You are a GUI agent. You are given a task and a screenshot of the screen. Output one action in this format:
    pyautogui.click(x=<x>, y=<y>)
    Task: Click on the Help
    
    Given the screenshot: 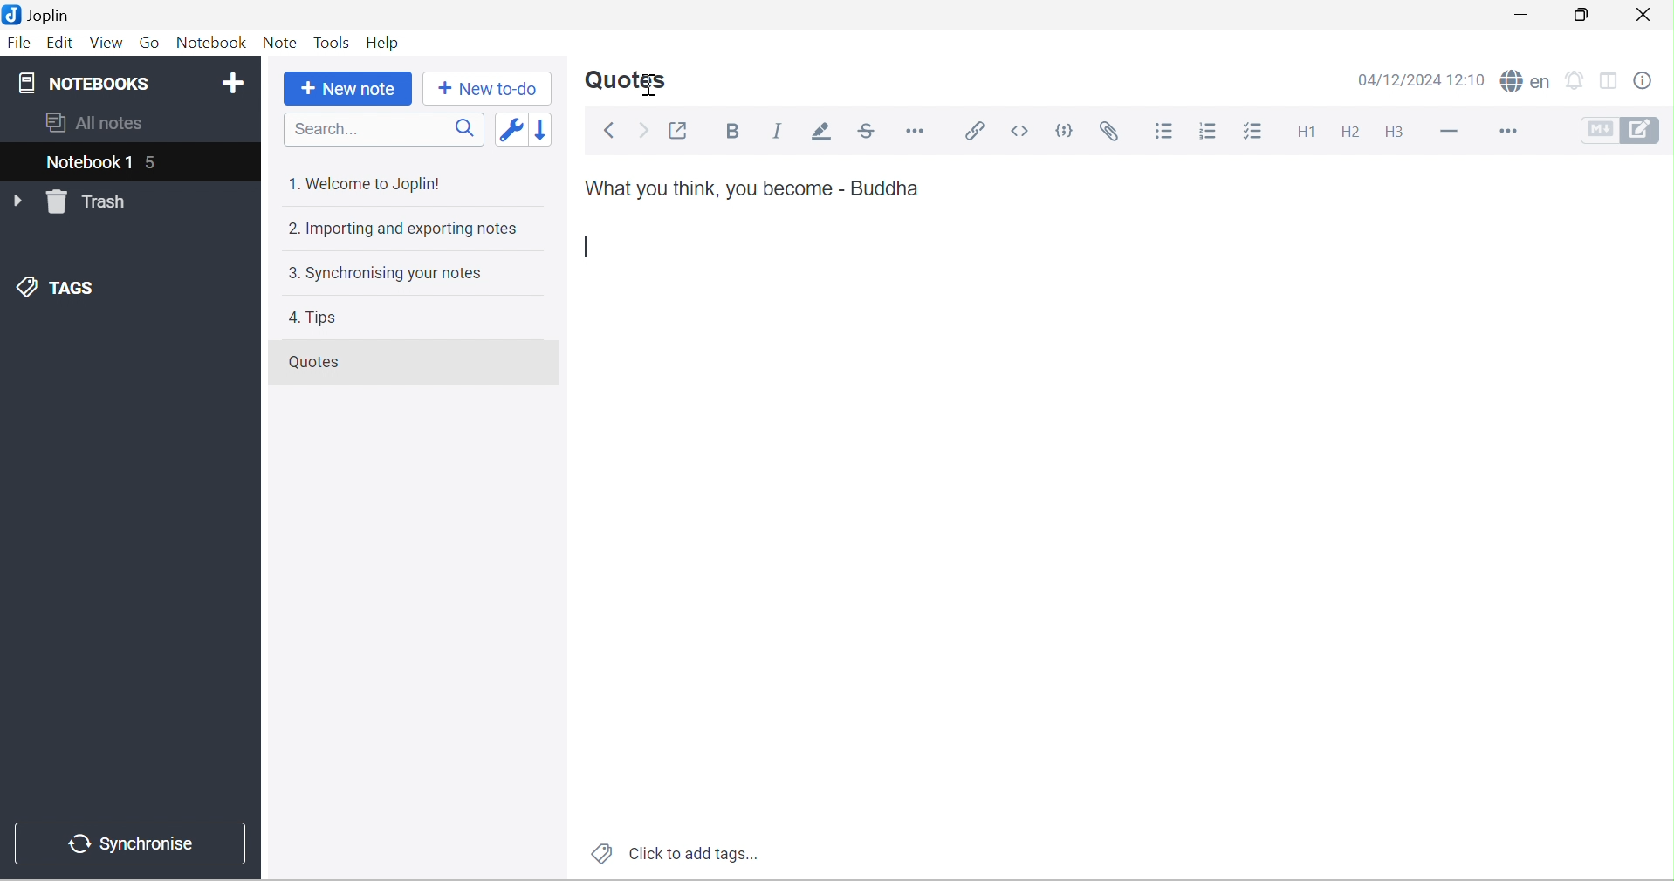 What is the action you would take?
    pyautogui.click(x=387, y=42)
    